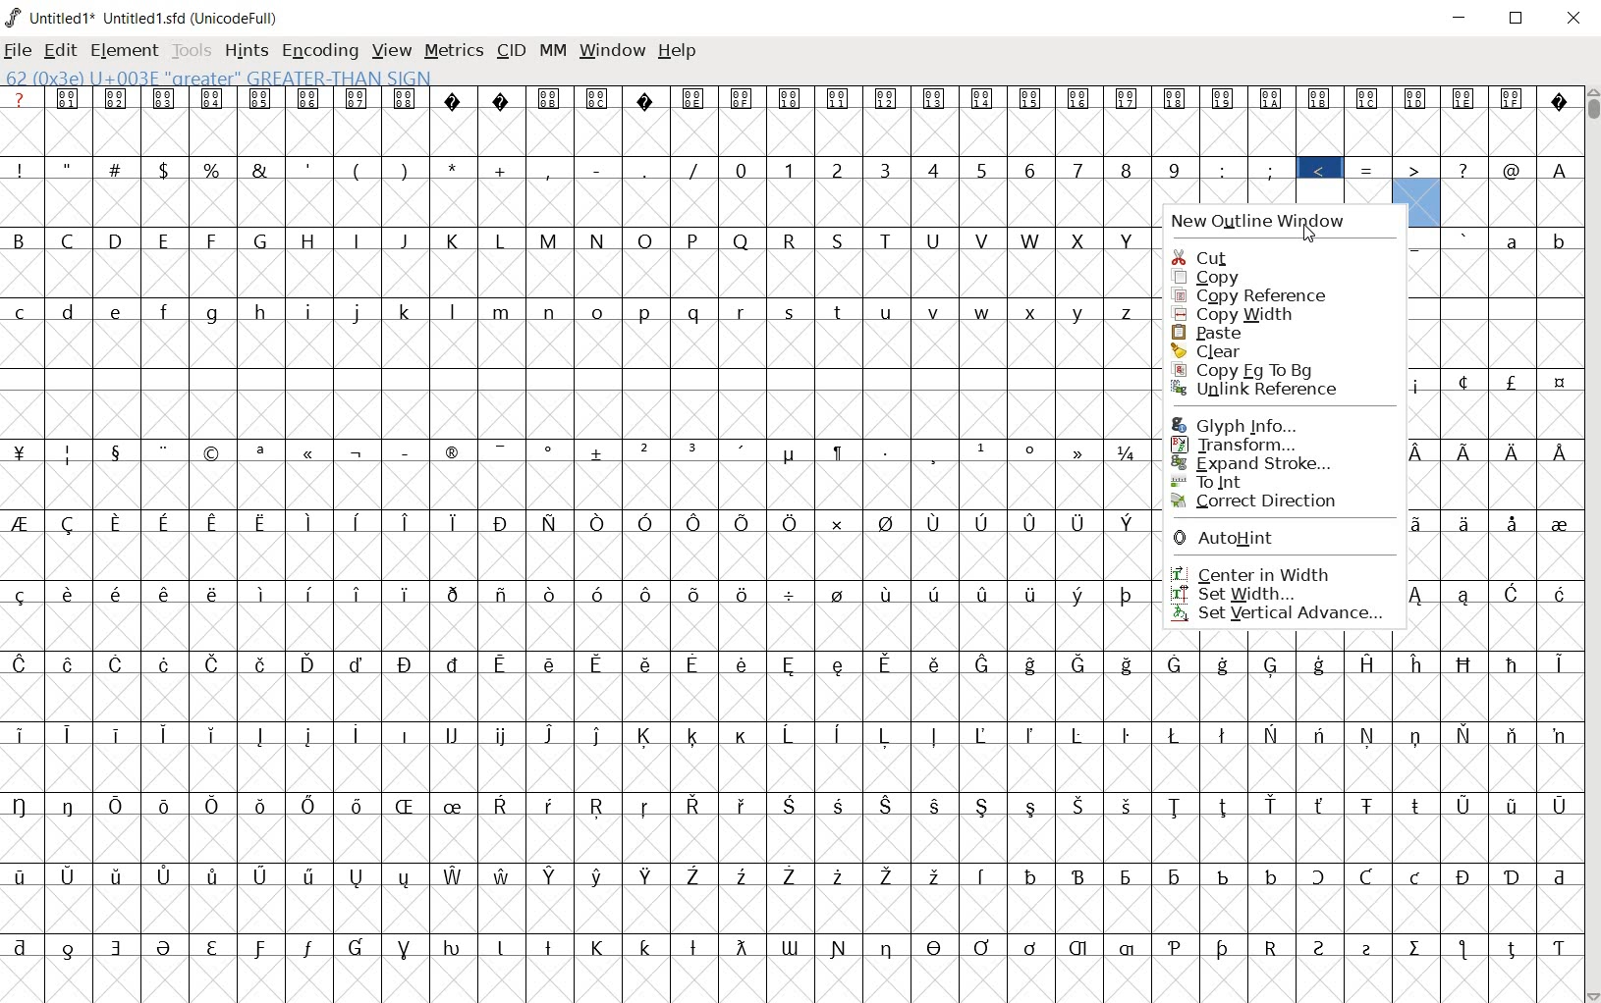 The height and width of the screenshot is (1003, 1601). What do you see at coordinates (1268, 572) in the screenshot?
I see `center in width` at bounding box center [1268, 572].